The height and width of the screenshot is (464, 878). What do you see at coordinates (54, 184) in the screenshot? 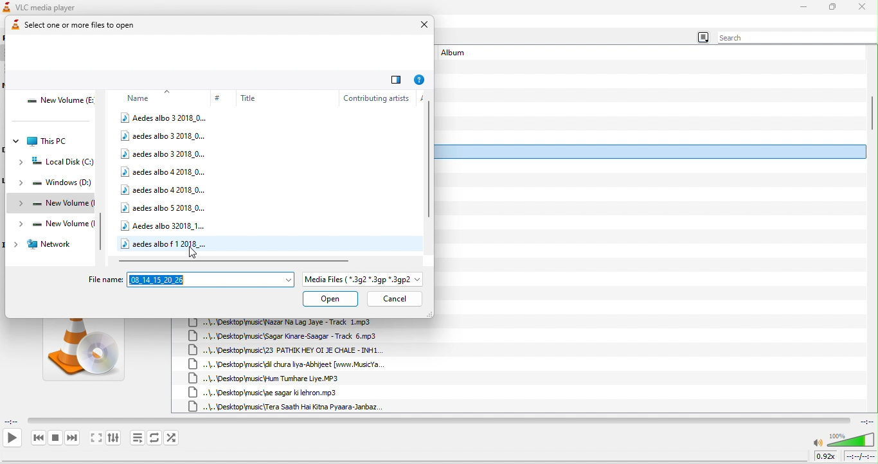
I see `windows (D:)` at bounding box center [54, 184].